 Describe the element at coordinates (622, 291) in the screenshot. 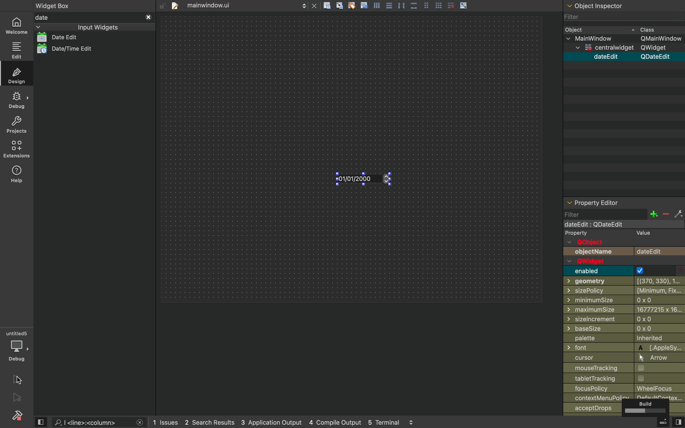

I see `sizepolicy` at that location.